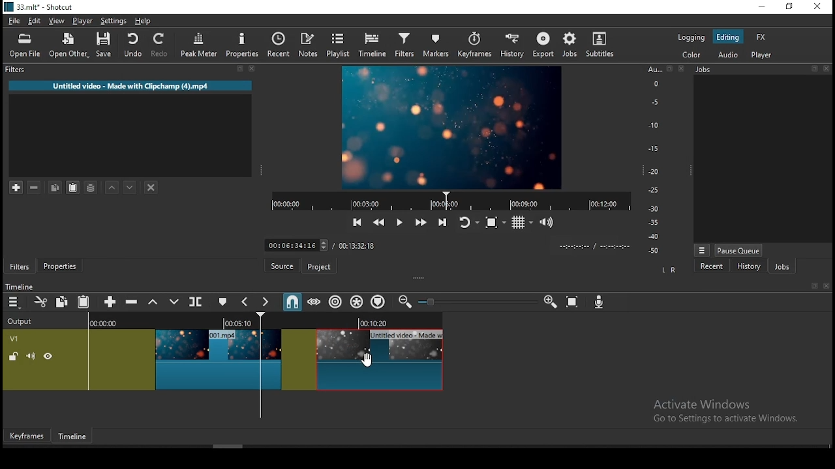 The height and width of the screenshot is (469, 835). What do you see at coordinates (748, 266) in the screenshot?
I see `history` at bounding box center [748, 266].